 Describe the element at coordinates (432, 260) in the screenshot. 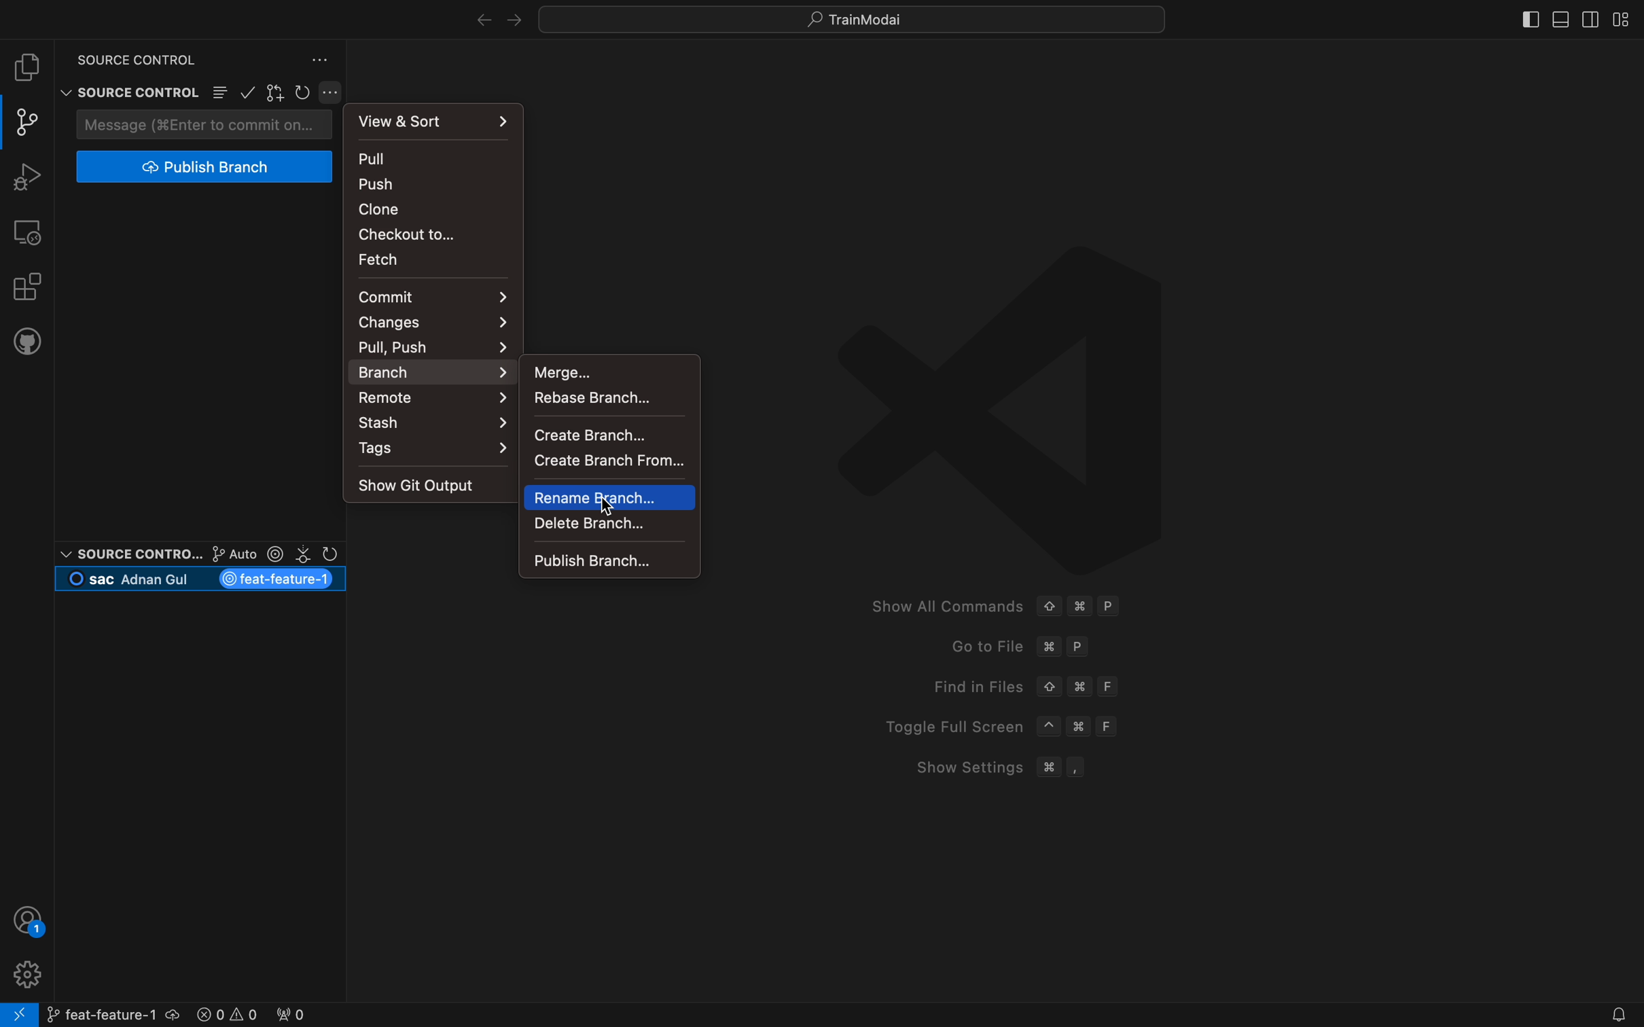

I see `fetch` at that location.